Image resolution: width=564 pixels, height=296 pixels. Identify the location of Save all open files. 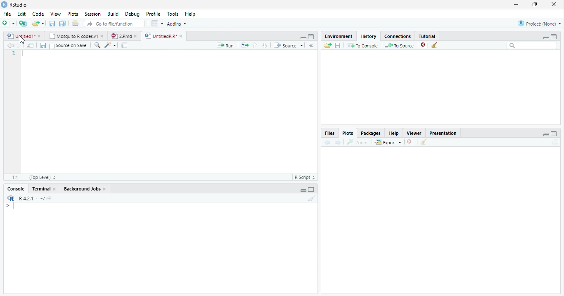
(63, 23).